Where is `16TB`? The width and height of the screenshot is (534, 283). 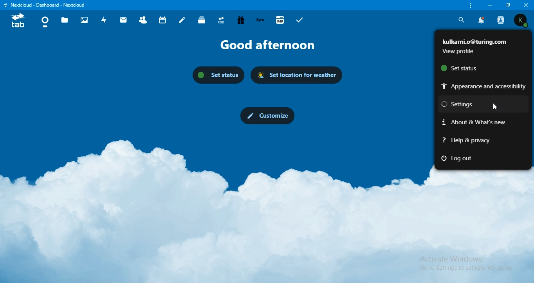 16TB is located at coordinates (281, 20).